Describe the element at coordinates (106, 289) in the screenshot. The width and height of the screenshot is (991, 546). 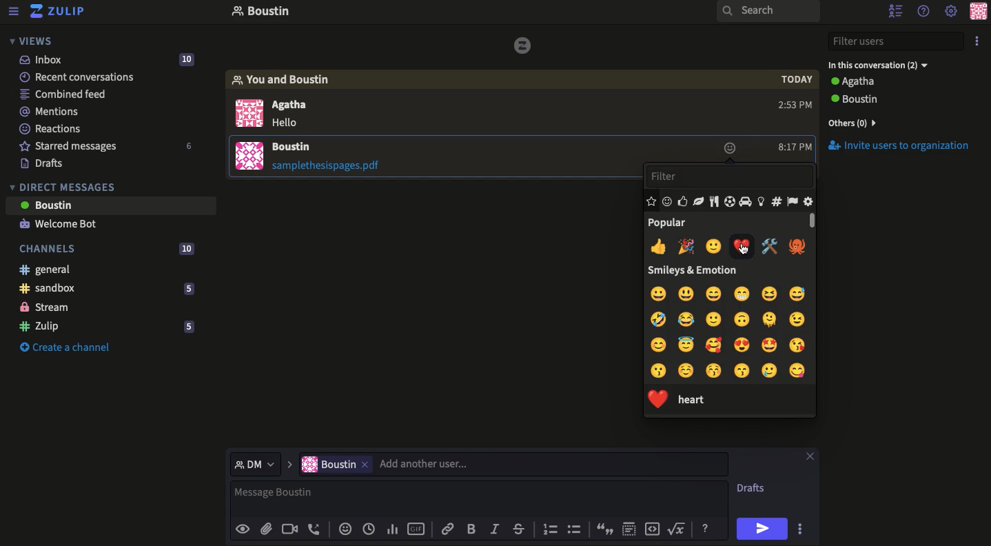
I see `Sandbox` at that location.